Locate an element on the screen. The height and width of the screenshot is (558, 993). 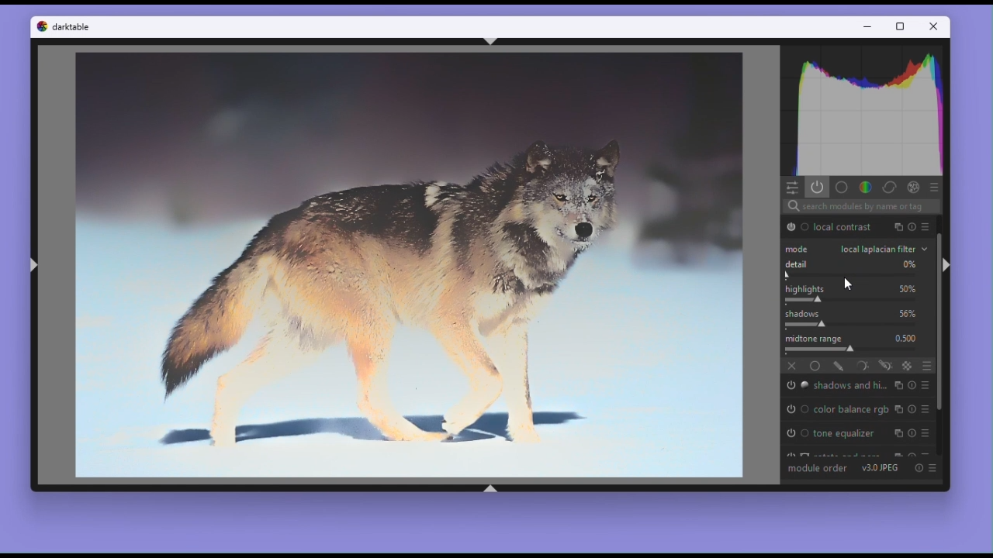
show only active modules is located at coordinates (818, 188).